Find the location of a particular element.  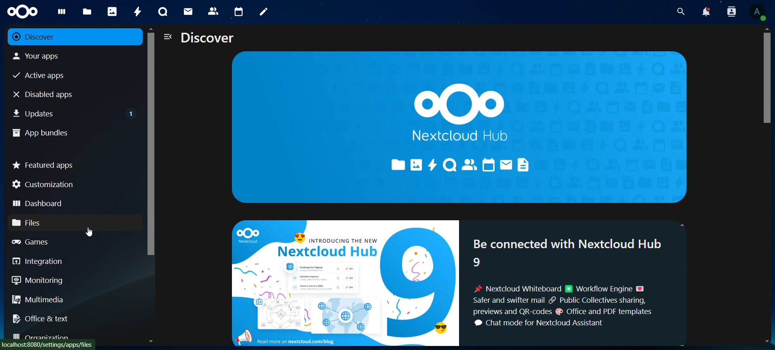

organization is located at coordinates (44, 339).